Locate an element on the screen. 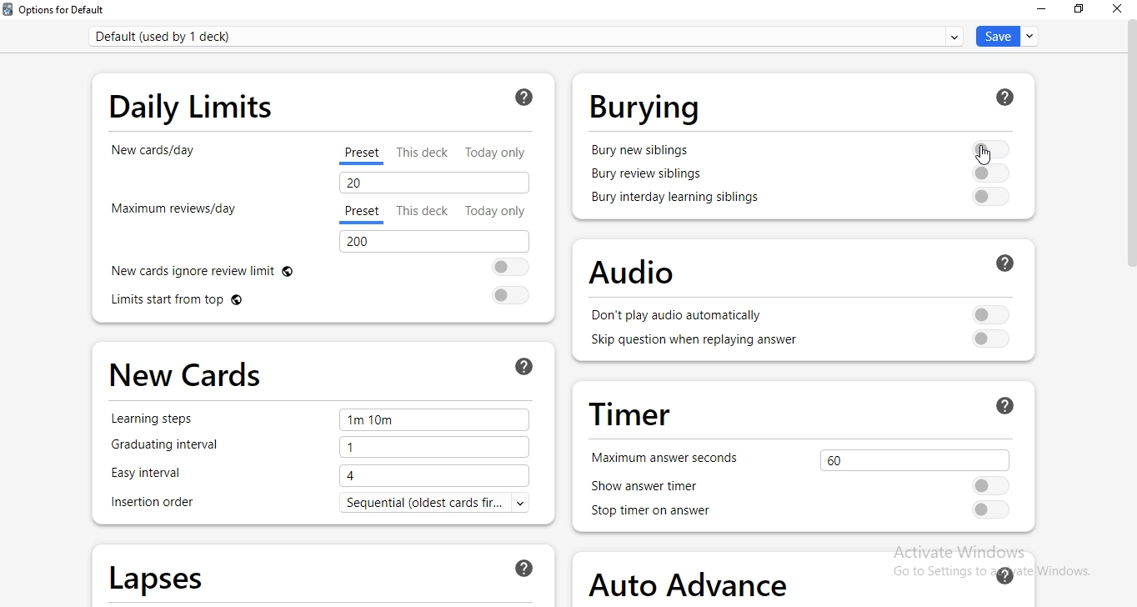  20 is located at coordinates (433, 183).